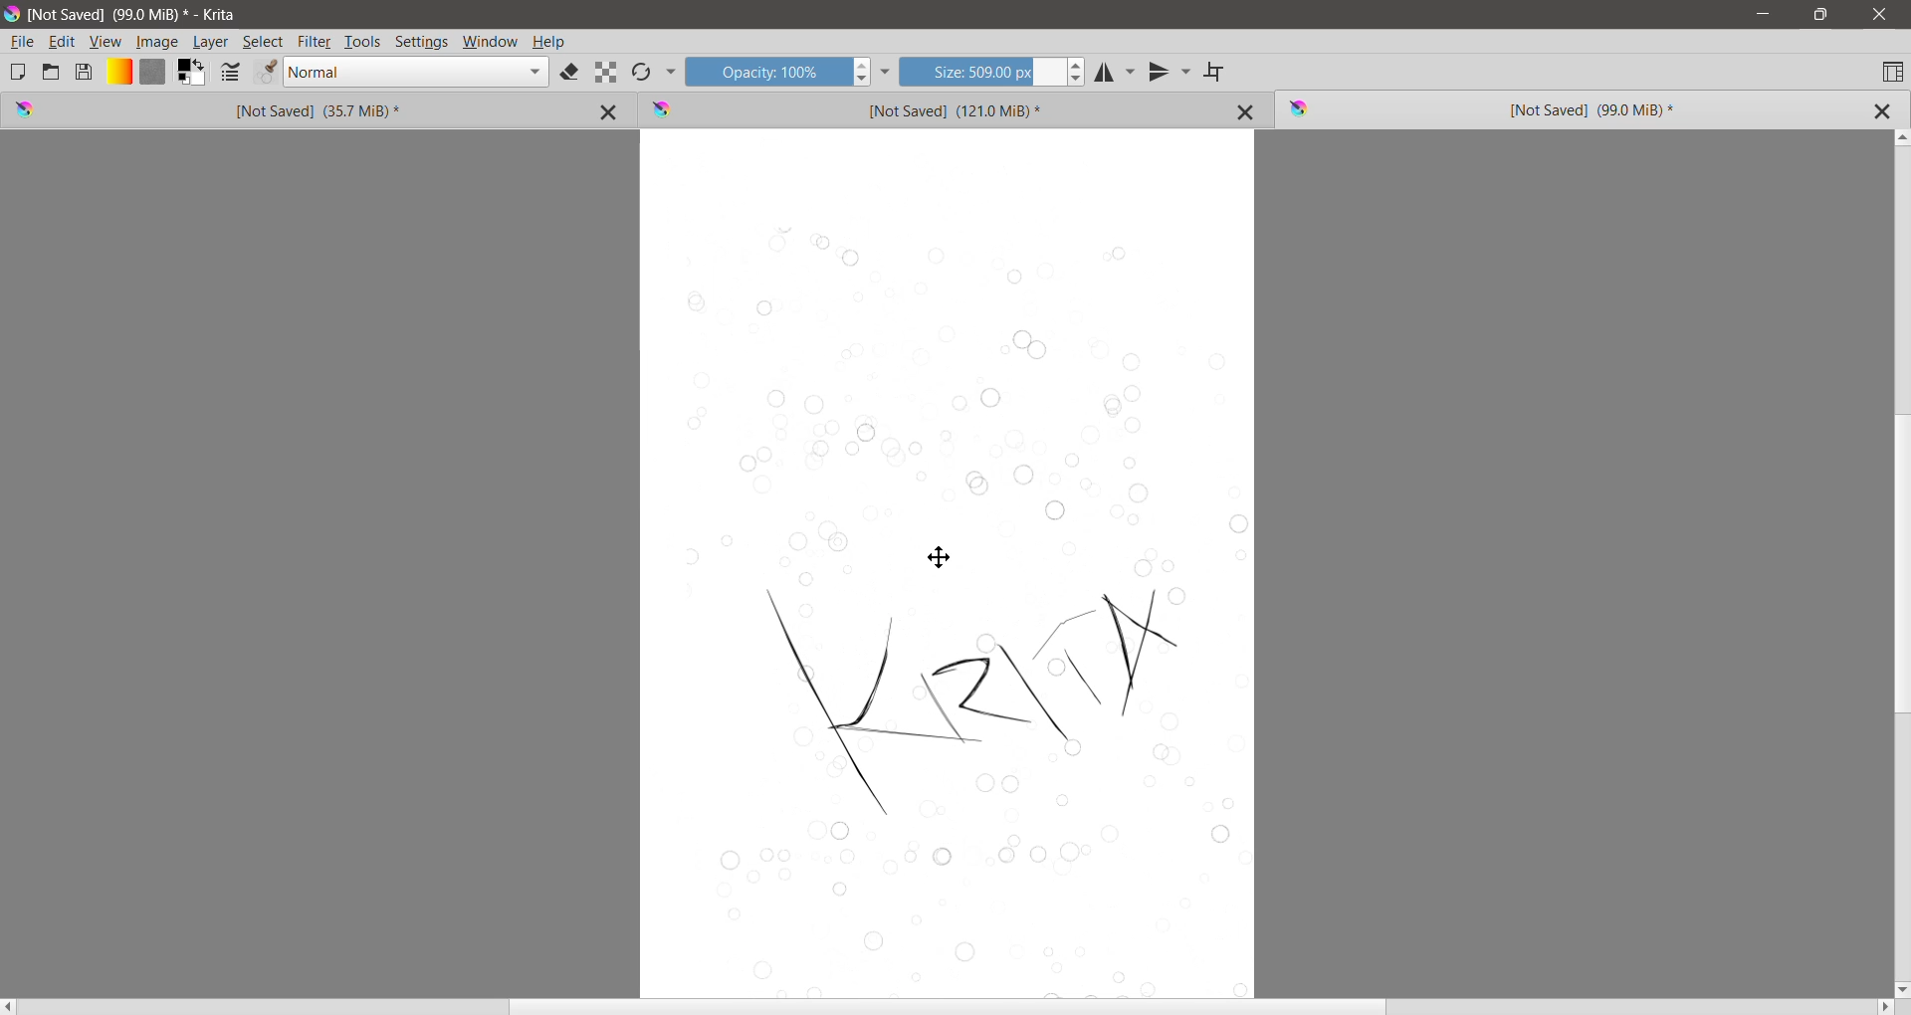  Describe the element at coordinates (416, 73) in the screenshot. I see `Blending mode` at that location.